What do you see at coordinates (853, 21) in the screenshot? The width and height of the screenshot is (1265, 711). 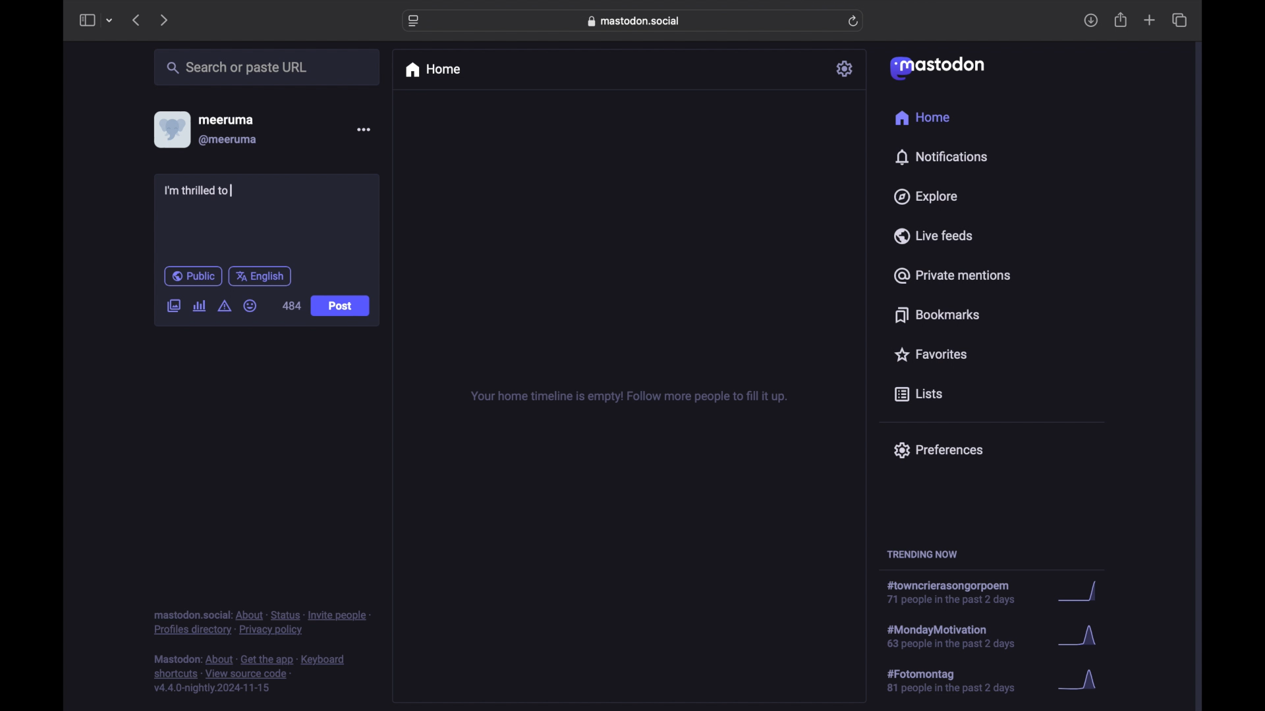 I see `refresh` at bounding box center [853, 21].